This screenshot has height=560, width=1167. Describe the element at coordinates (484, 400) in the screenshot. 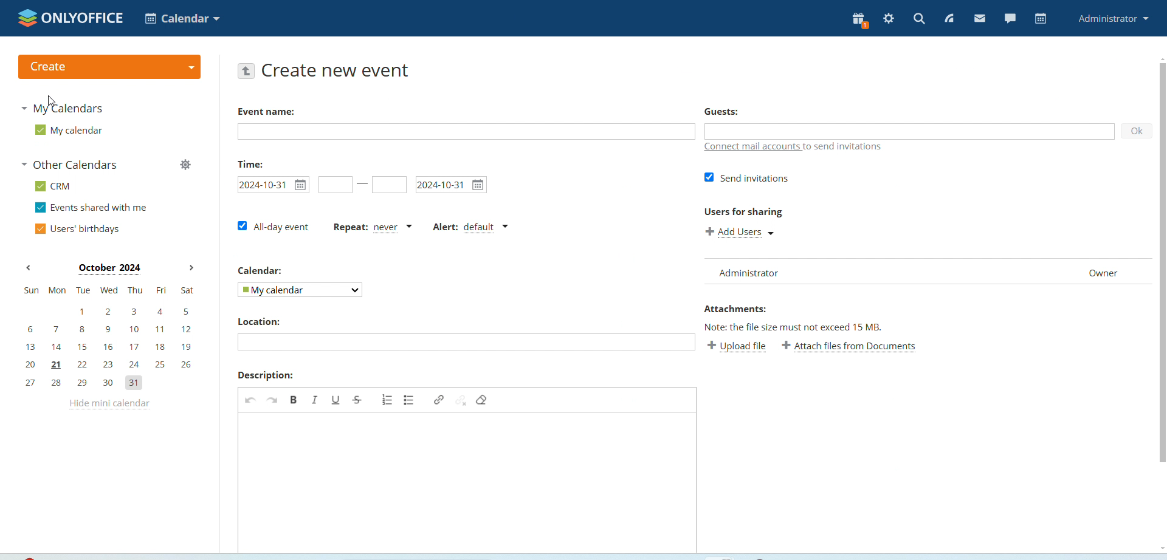

I see `remove foramt` at that location.